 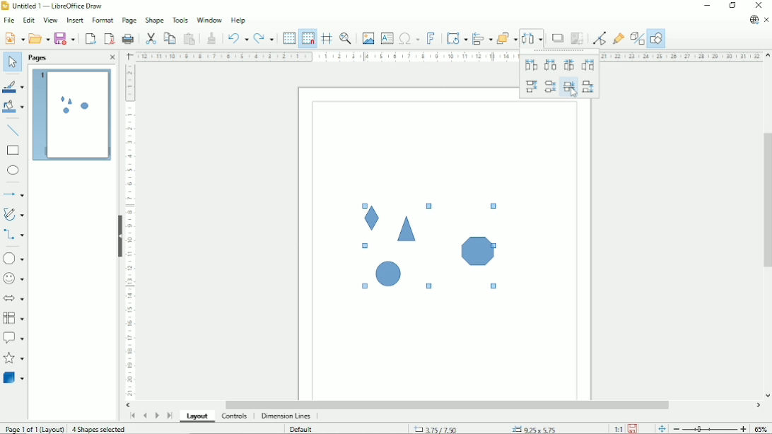 I want to click on Insert image, so click(x=368, y=37).